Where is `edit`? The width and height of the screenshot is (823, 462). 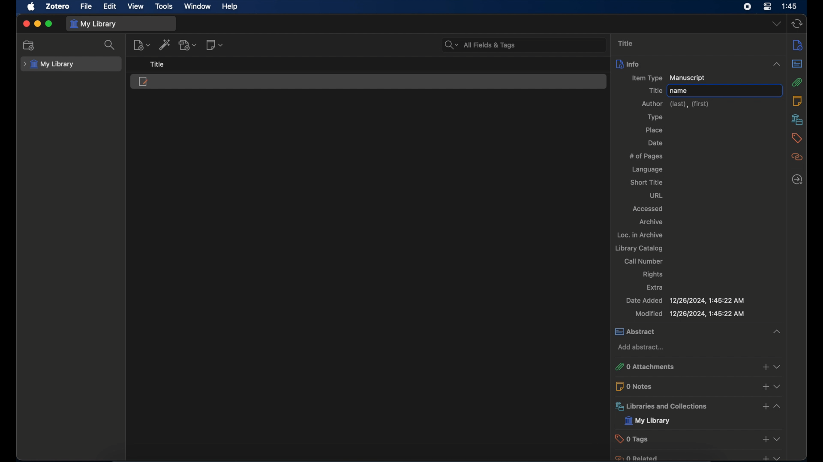 edit is located at coordinates (111, 7).